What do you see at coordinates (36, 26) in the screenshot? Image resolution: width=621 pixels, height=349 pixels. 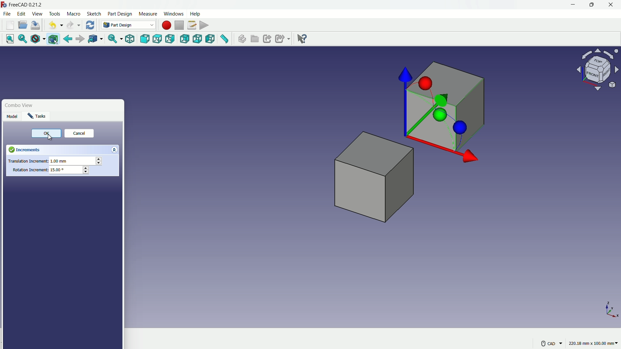 I see `save file` at bounding box center [36, 26].